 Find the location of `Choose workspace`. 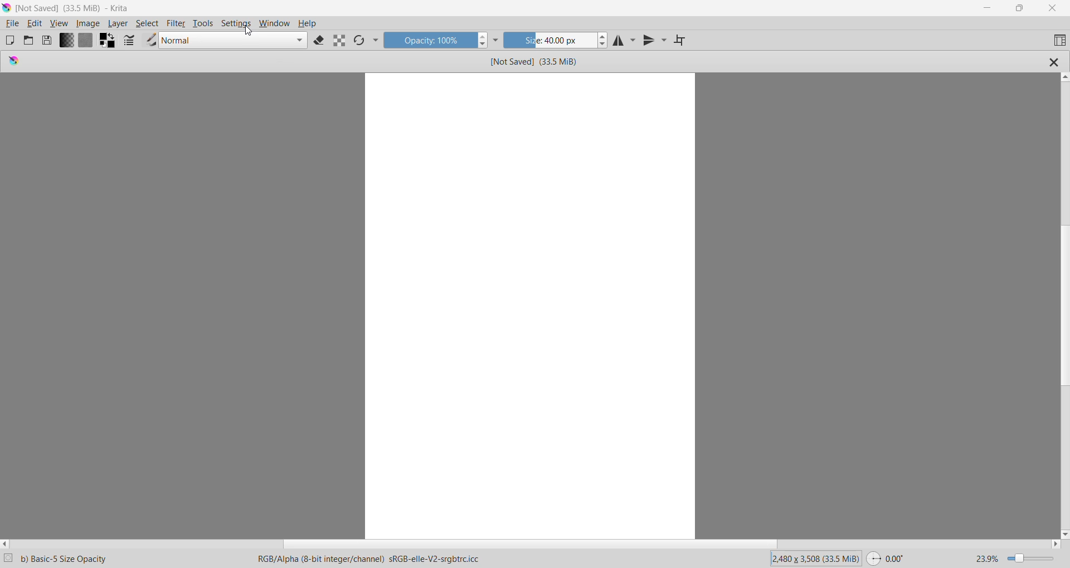

Choose workspace is located at coordinates (1059, 40).